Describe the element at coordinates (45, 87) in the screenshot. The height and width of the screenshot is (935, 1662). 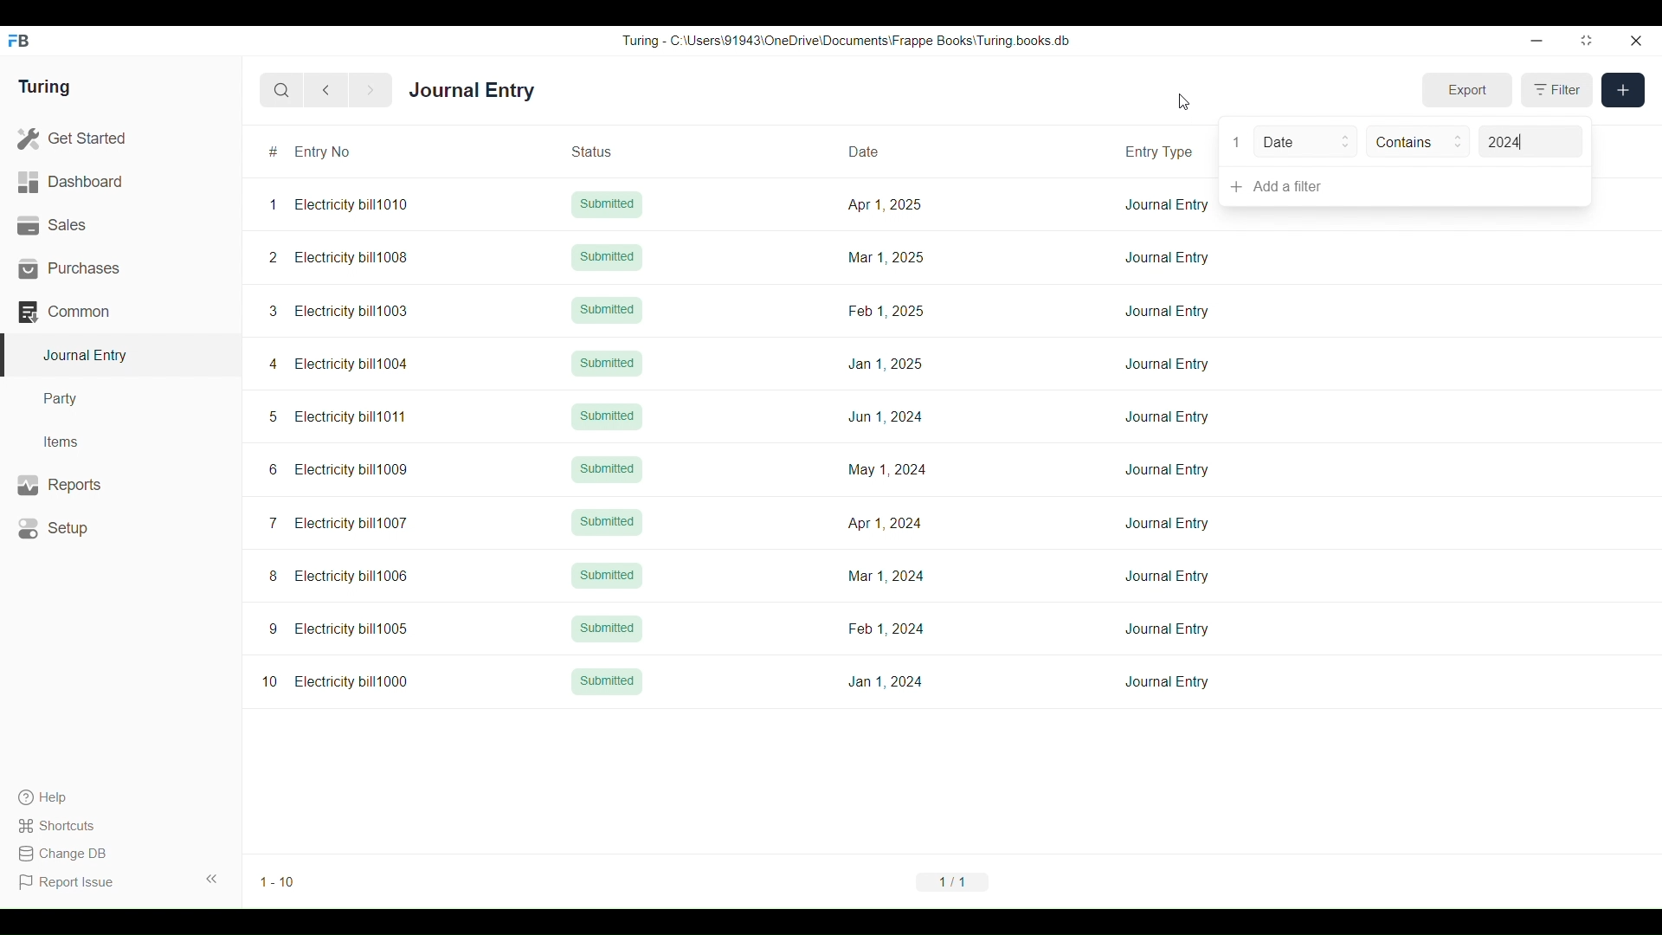
I see `Turing` at that location.